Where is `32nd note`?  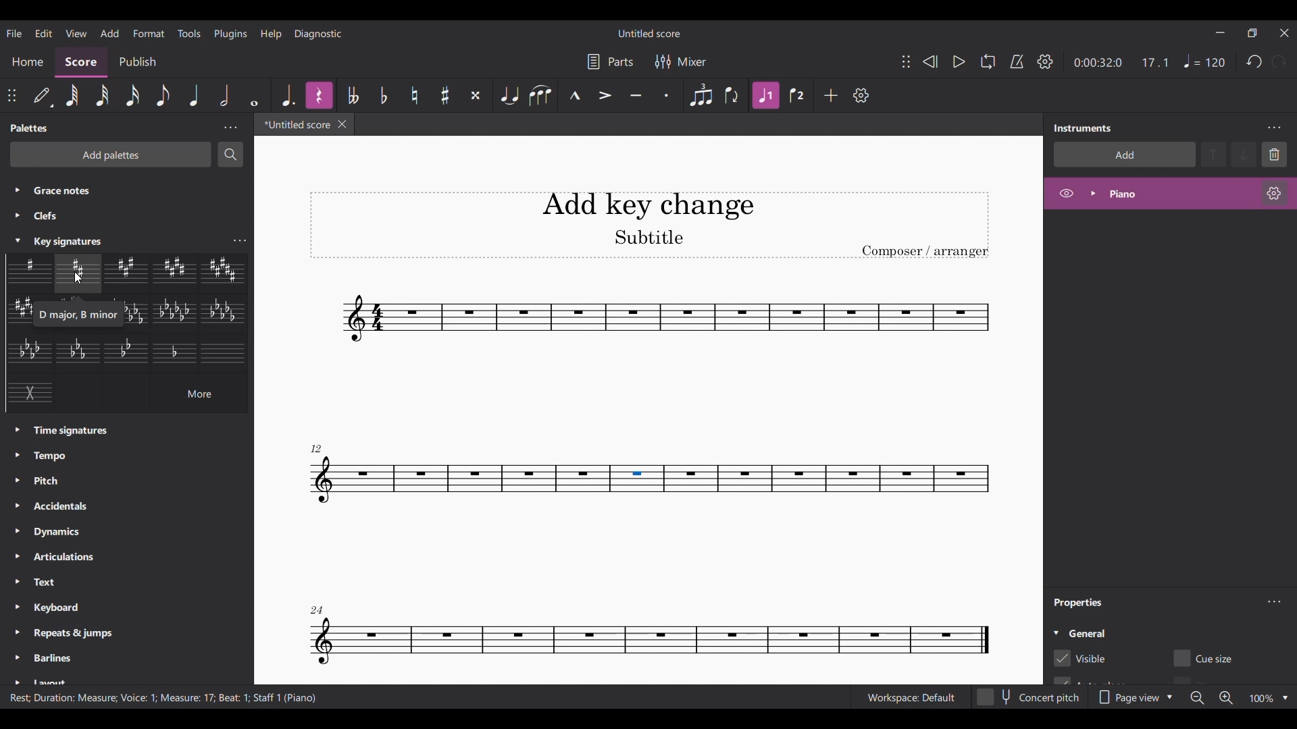 32nd note is located at coordinates (102, 95).